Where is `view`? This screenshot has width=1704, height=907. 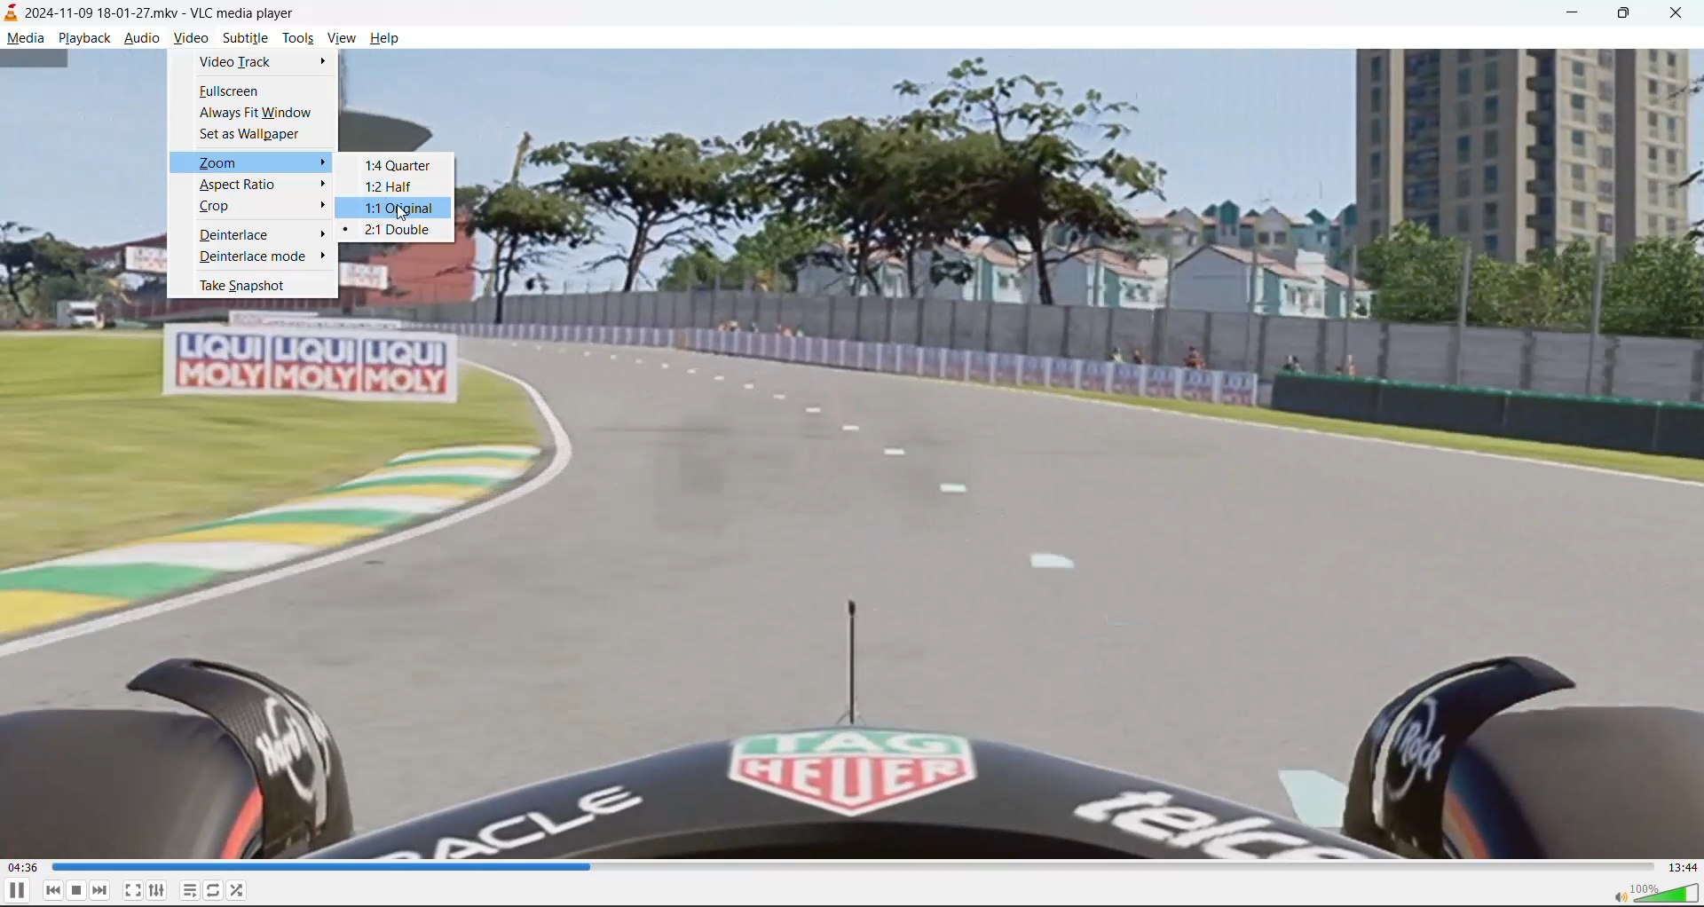 view is located at coordinates (338, 38).